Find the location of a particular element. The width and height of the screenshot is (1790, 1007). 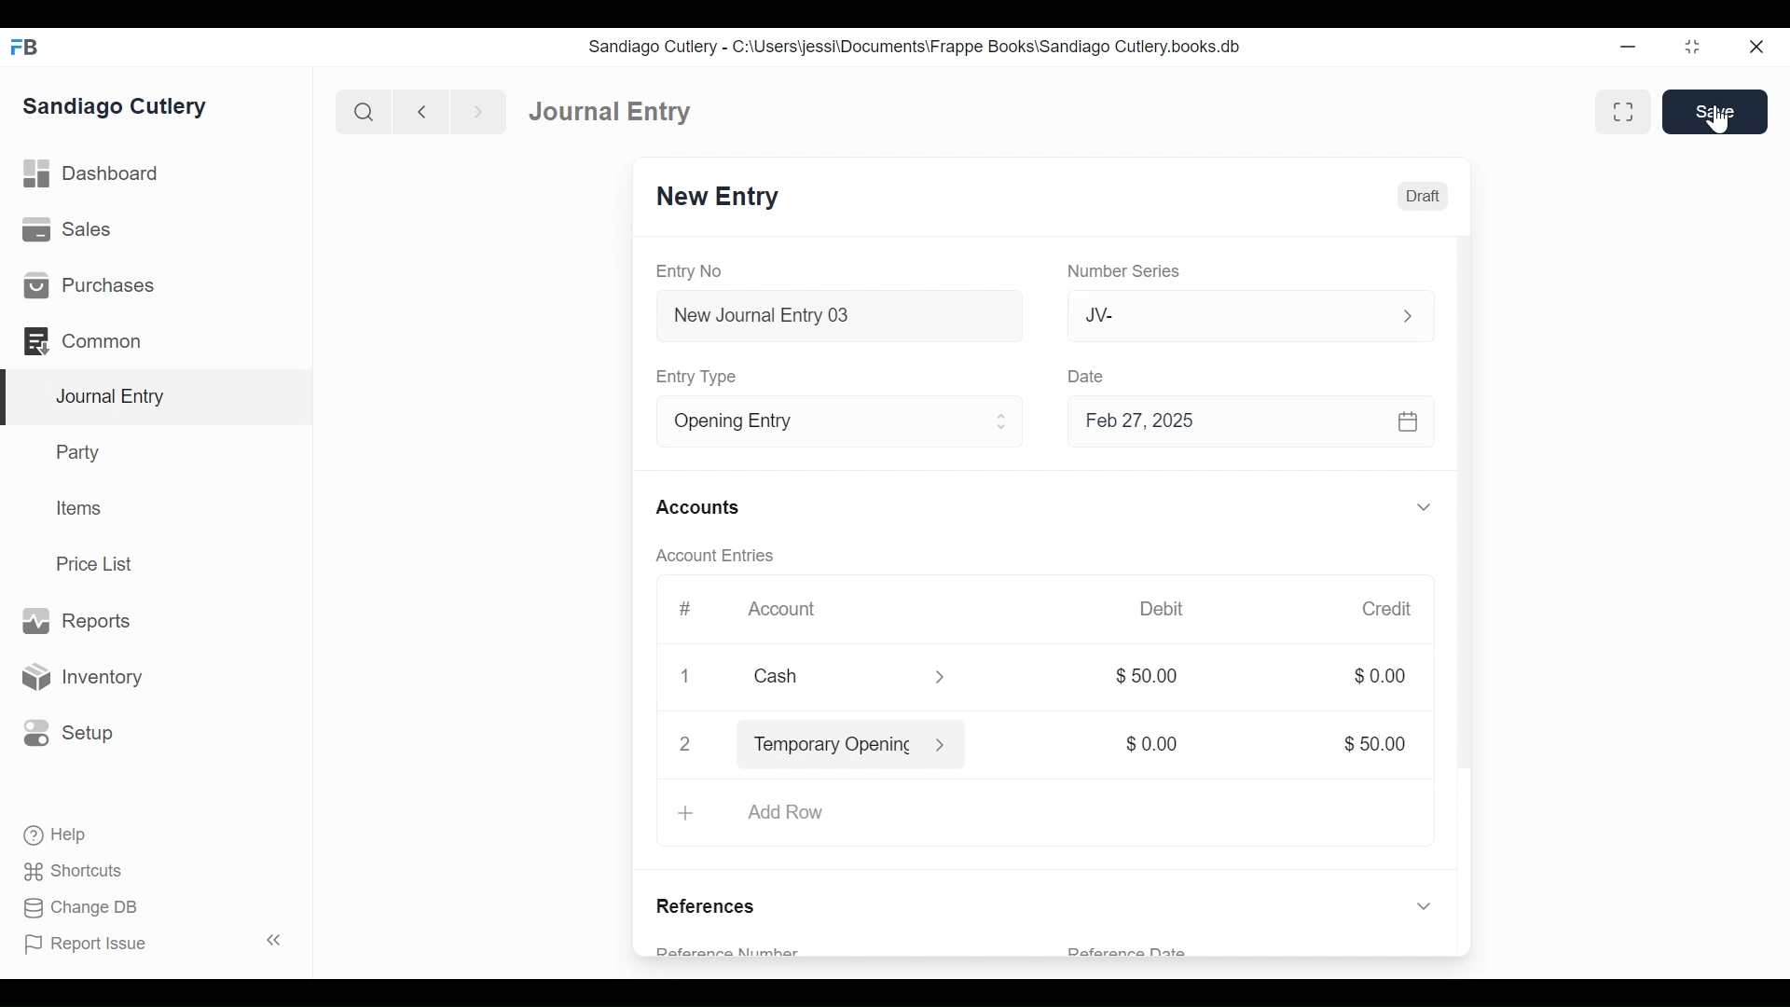

$50.00 is located at coordinates (1156, 676).